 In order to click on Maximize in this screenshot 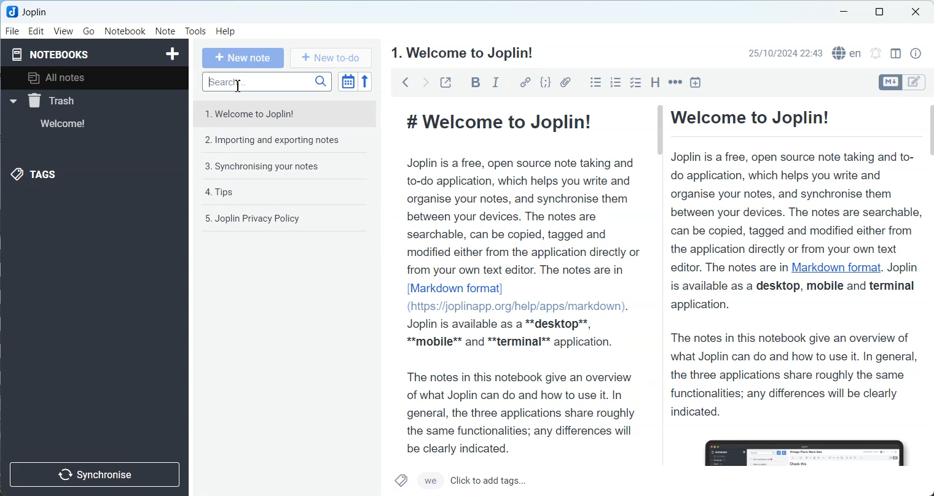, I will do `click(879, 13)`.